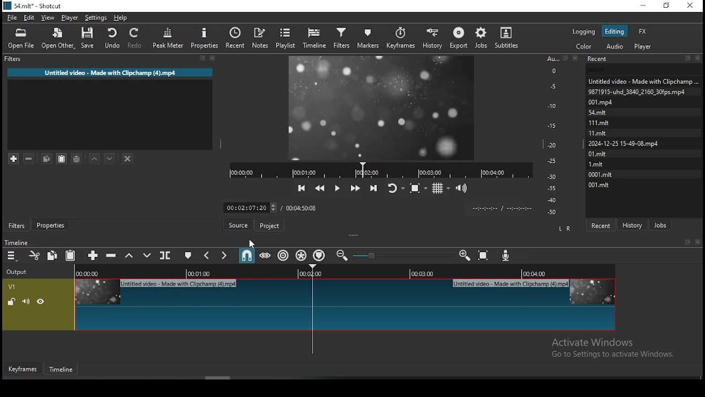 The height and width of the screenshot is (397, 705). What do you see at coordinates (41, 301) in the screenshot?
I see `(un)hide` at bounding box center [41, 301].